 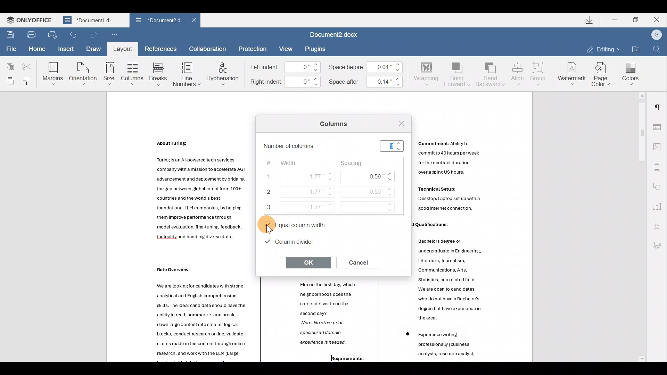 What do you see at coordinates (636, 19) in the screenshot?
I see `Maximize` at bounding box center [636, 19].